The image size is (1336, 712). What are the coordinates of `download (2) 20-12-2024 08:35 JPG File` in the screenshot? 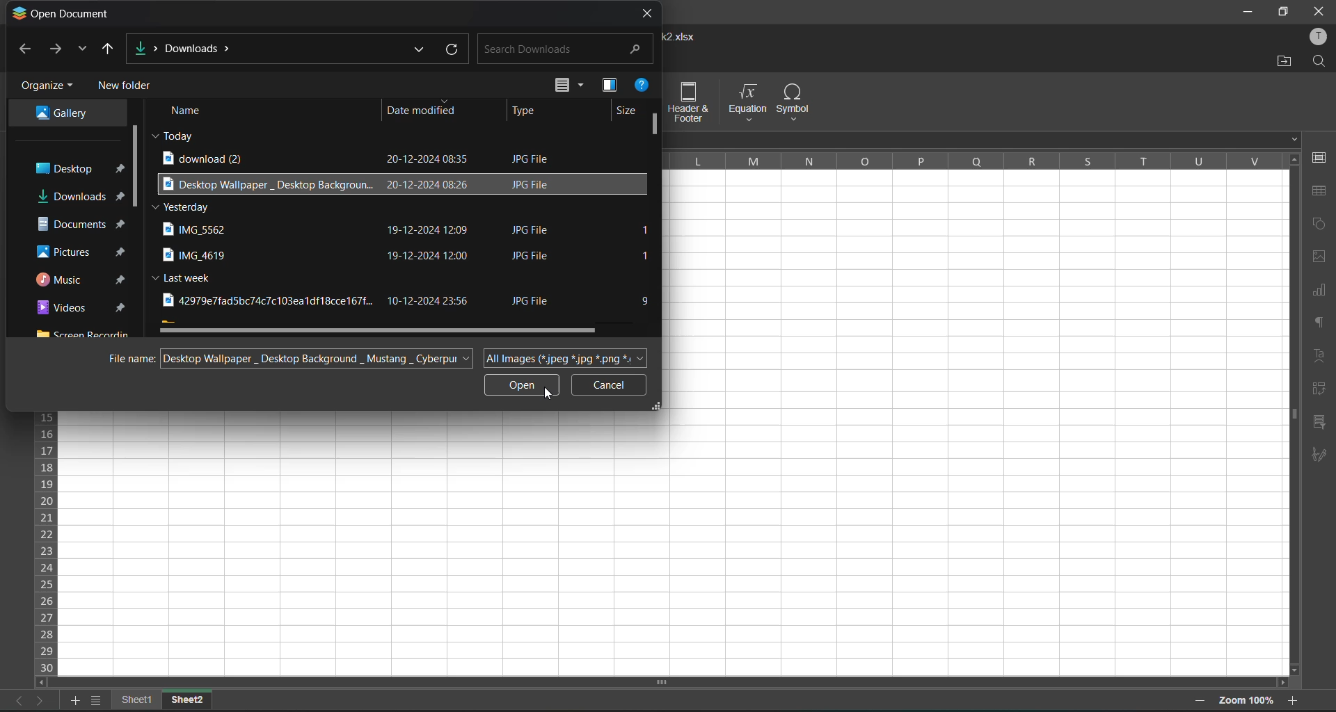 It's located at (372, 159).